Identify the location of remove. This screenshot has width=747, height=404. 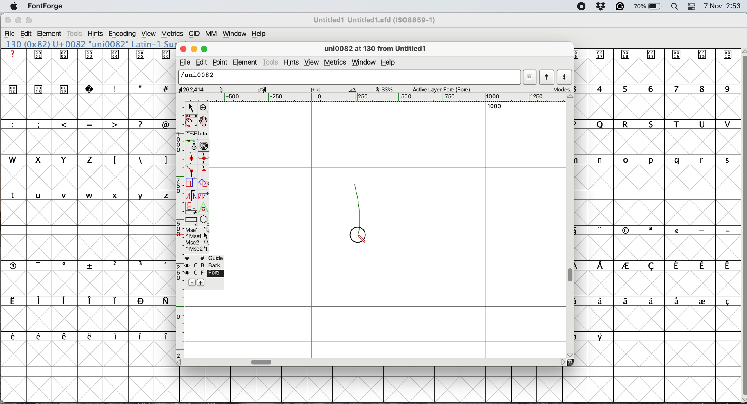
(190, 283).